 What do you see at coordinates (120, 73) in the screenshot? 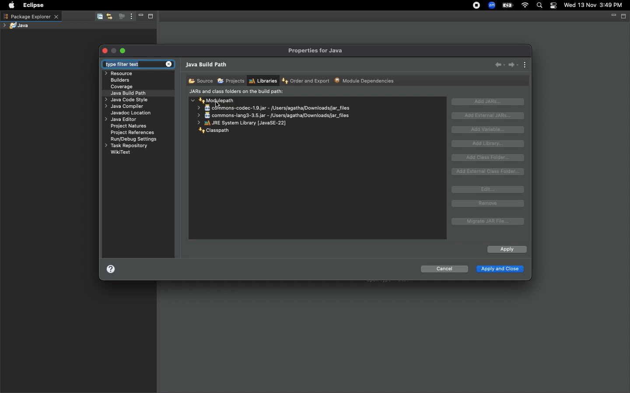
I see `Resource` at bounding box center [120, 73].